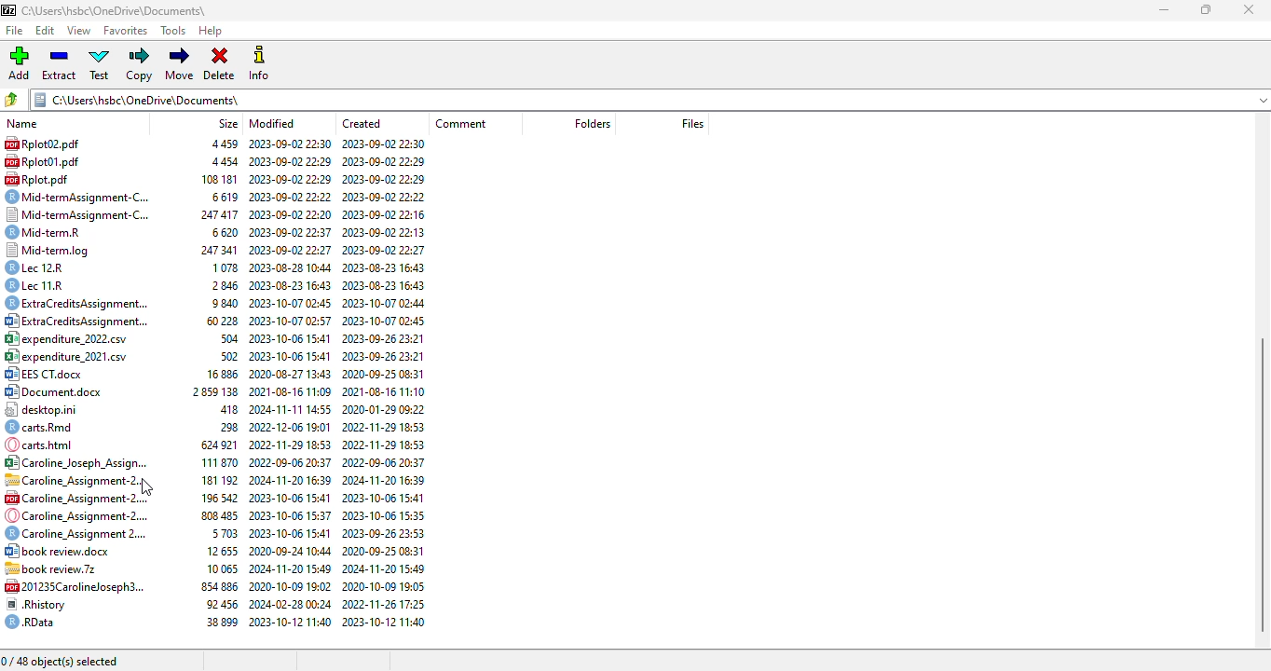  I want to click on EES CT.docx , so click(49, 375).